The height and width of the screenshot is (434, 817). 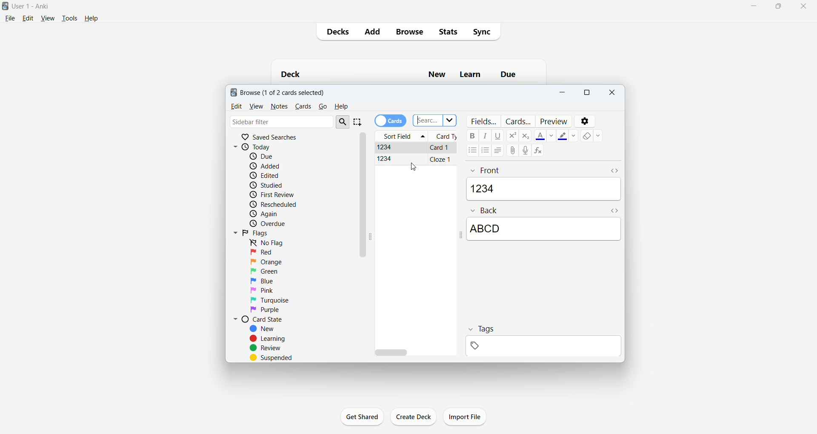 I want to click on saved searches, so click(x=267, y=137).